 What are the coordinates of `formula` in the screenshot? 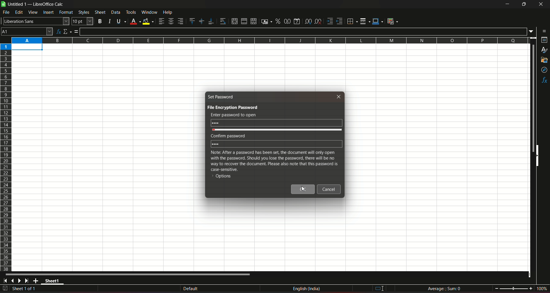 It's located at (77, 31).